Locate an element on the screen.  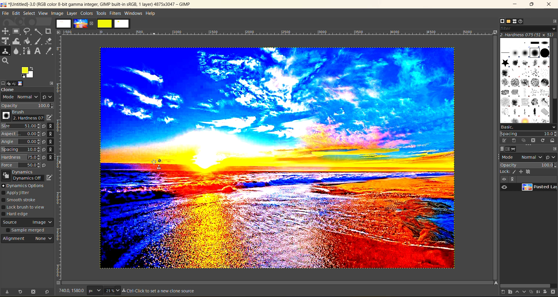
paths is located at coordinates (516, 149).